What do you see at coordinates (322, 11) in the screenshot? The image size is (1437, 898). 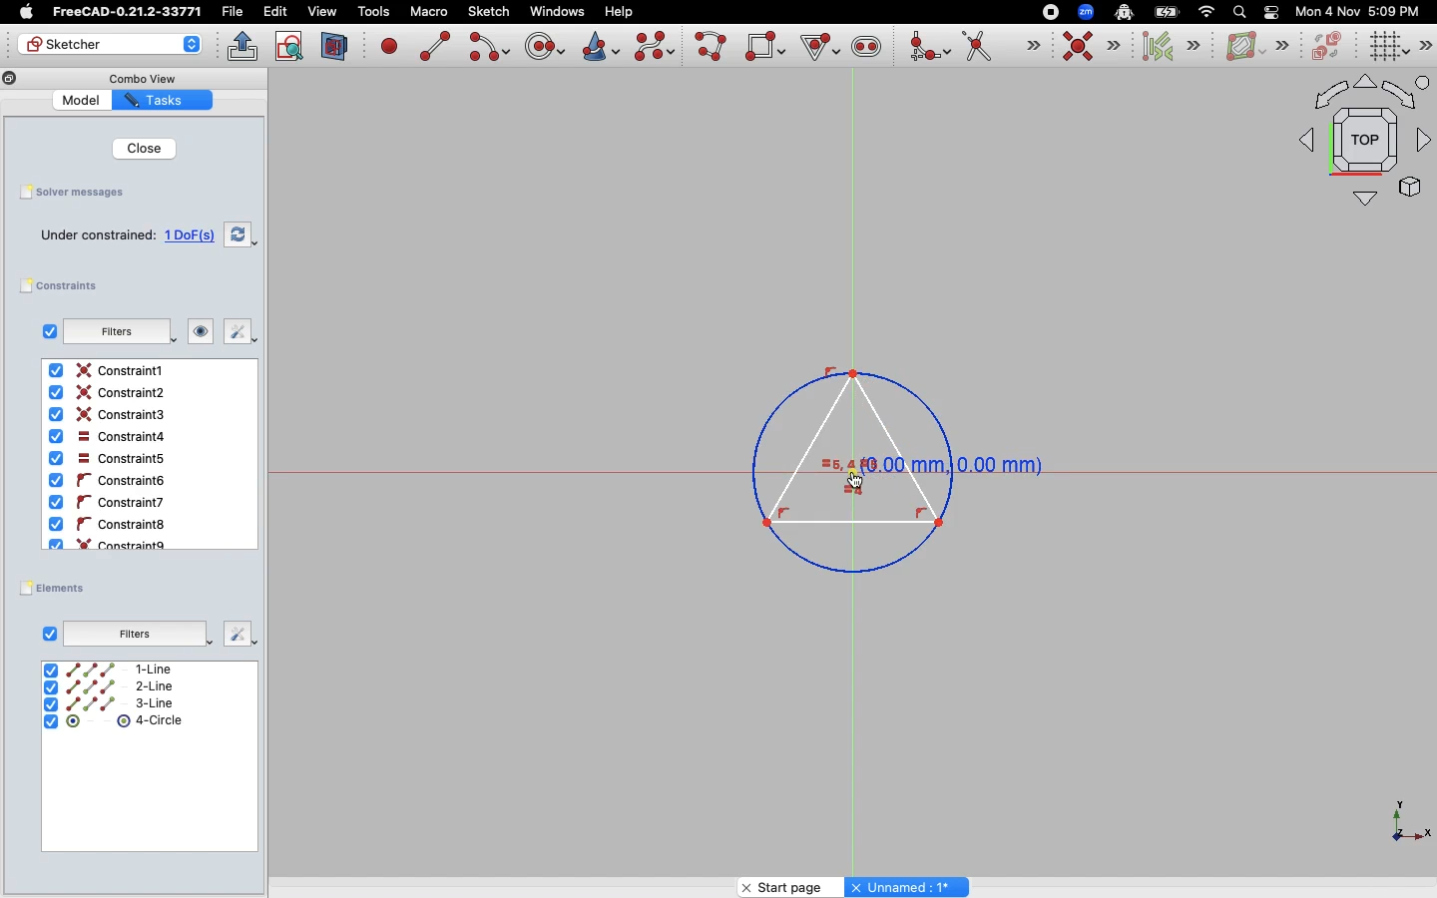 I see `view` at bounding box center [322, 11].